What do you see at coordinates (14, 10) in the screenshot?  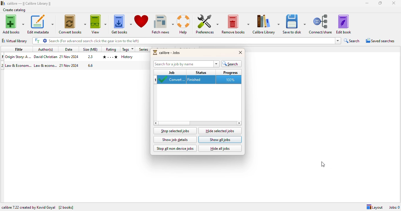 I see `create catalog` at bounding box center [14, 10].